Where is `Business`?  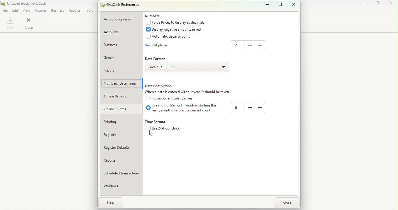
Business is located at coordinates (120, 44).